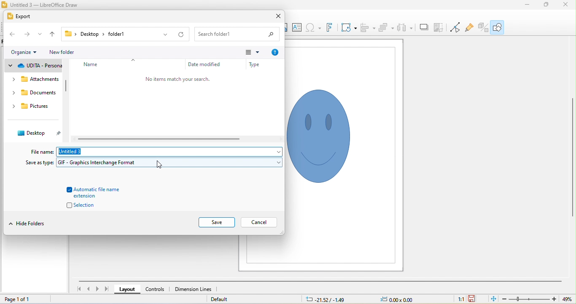  Describe the element at coordinates (276, 53) in the screenshot. I see `help` at that location.